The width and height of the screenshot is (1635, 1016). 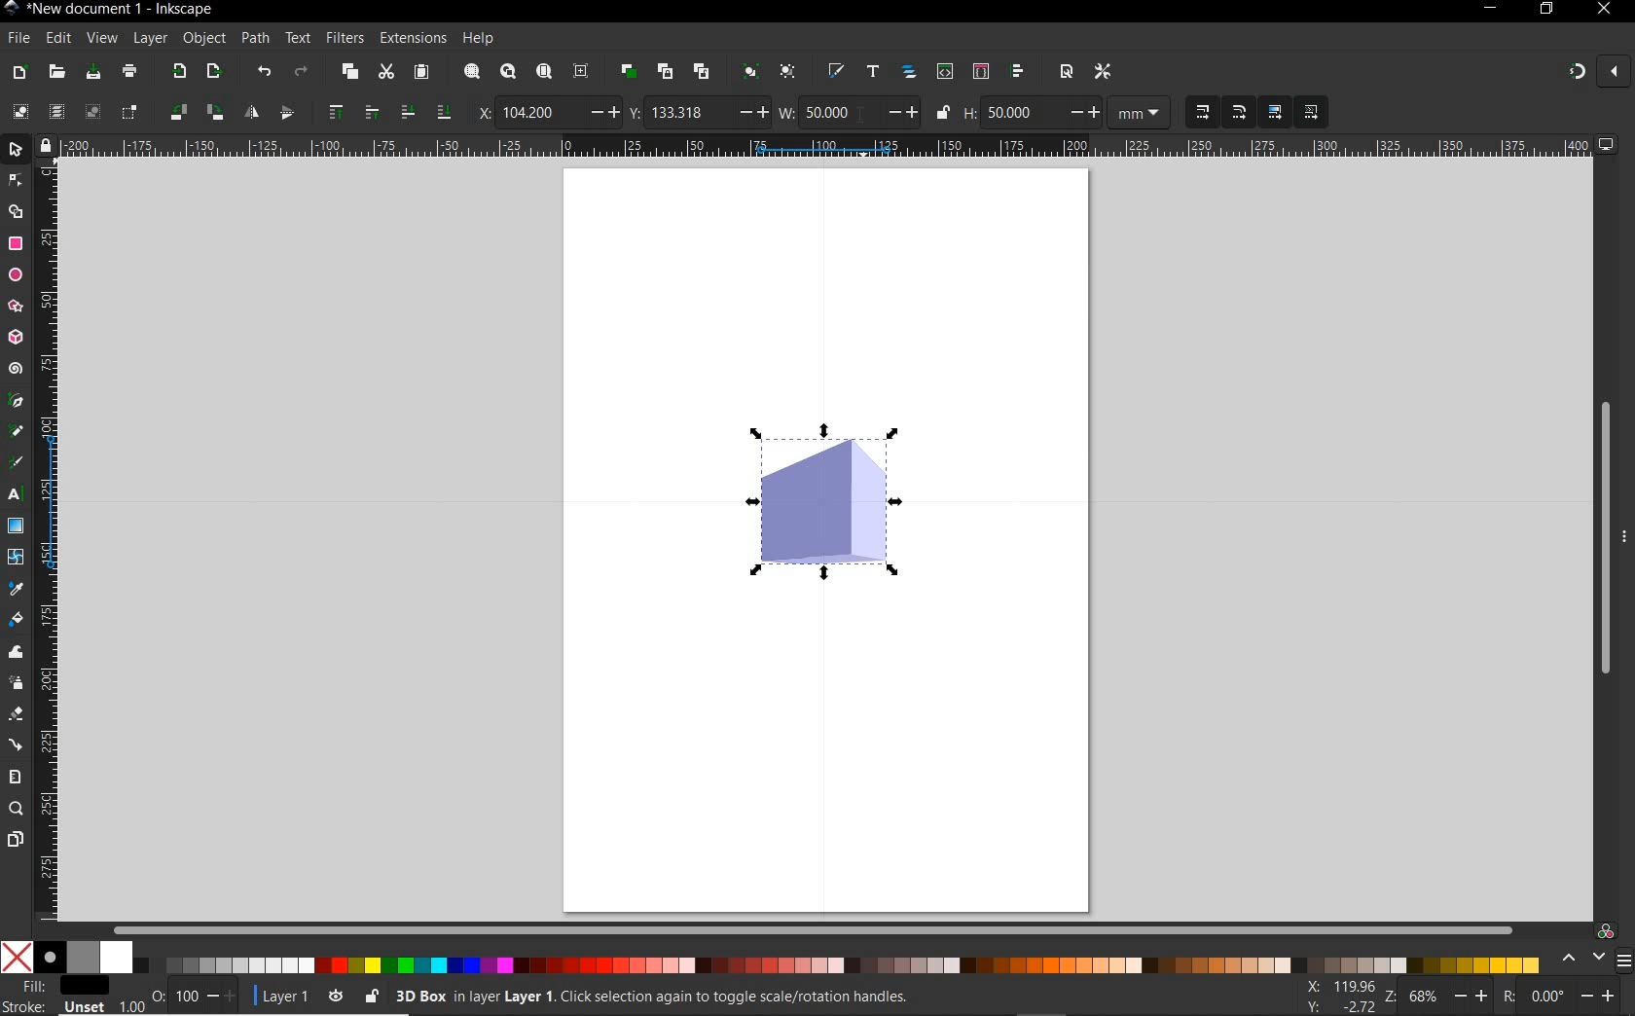 What do you see at coordinates (508, 70) in the screenshot?
I see `zoom drawing` at bounding box center [508, 70].